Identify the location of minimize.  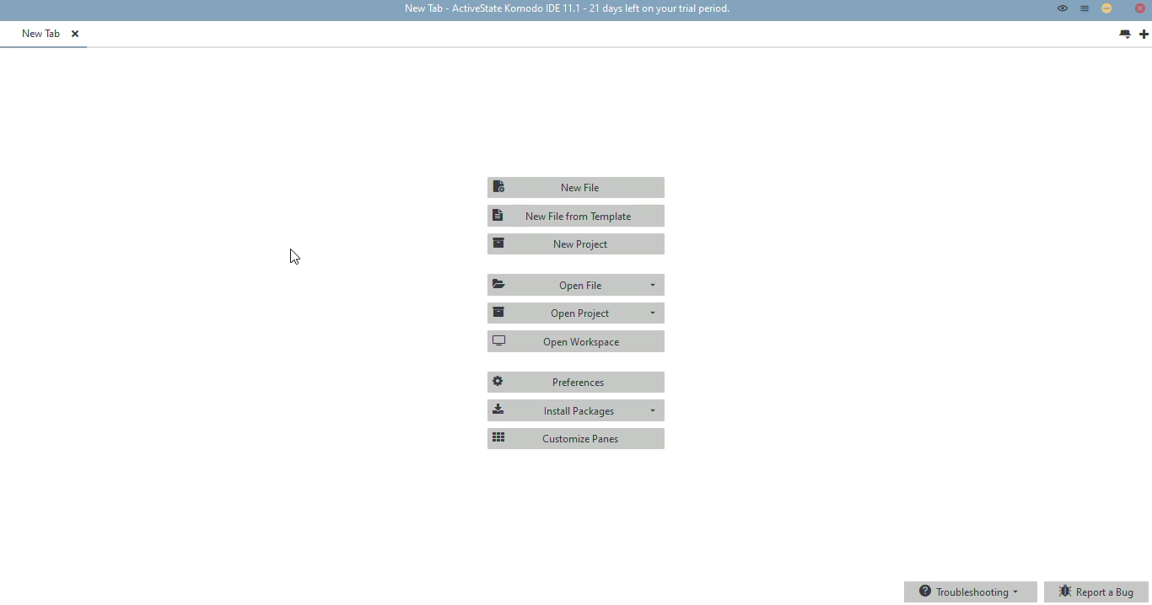
(1106, 8).